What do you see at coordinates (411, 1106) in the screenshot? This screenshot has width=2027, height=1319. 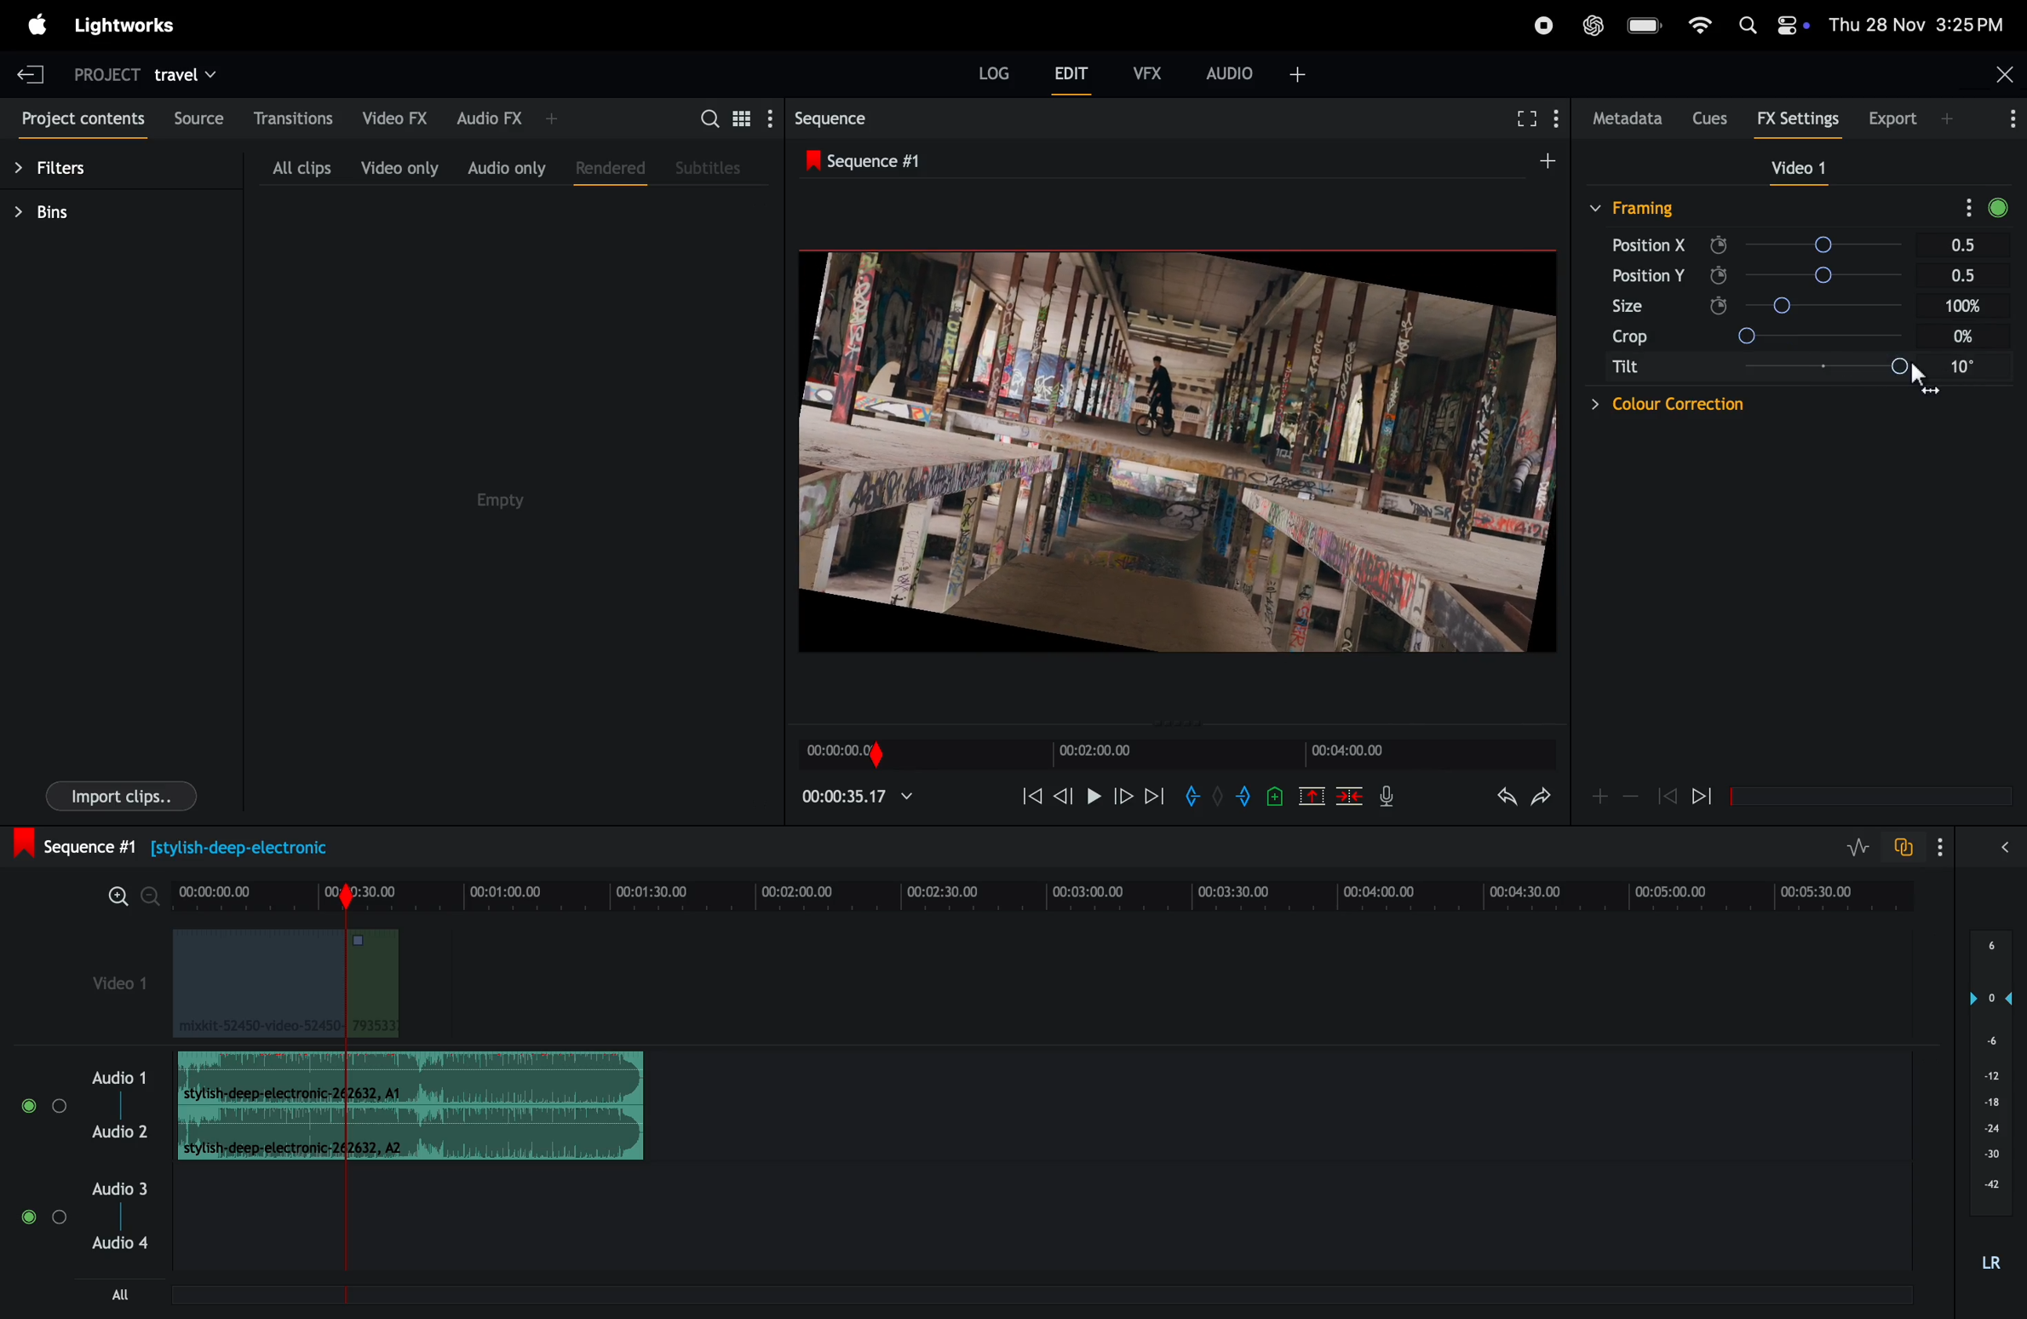 I see `audio clips` at bounding box center [411, 1106].